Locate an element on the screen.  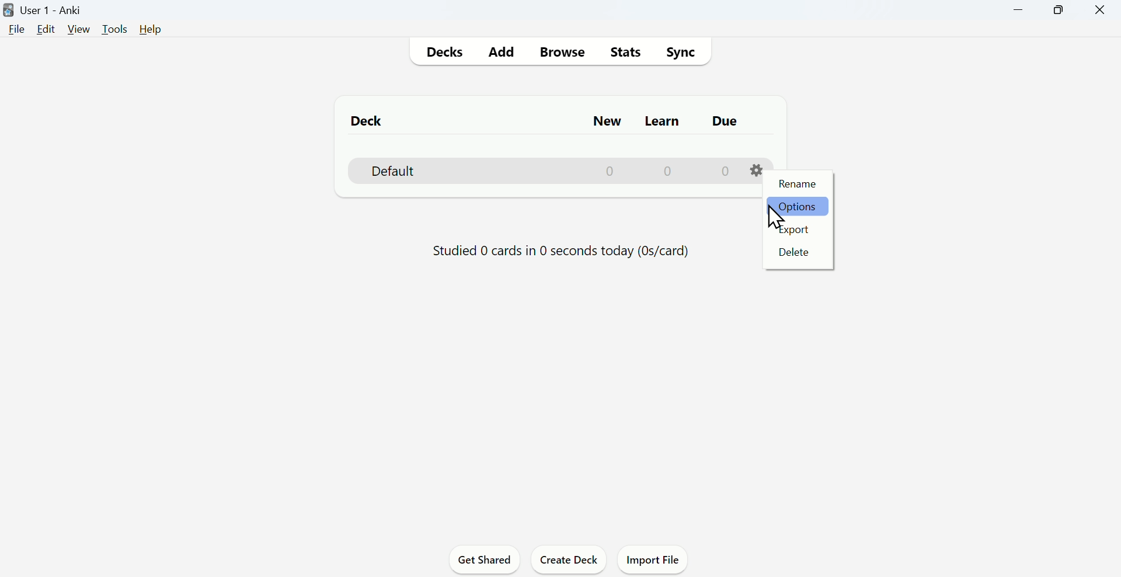
Close is located at coordinates (1102, 12).